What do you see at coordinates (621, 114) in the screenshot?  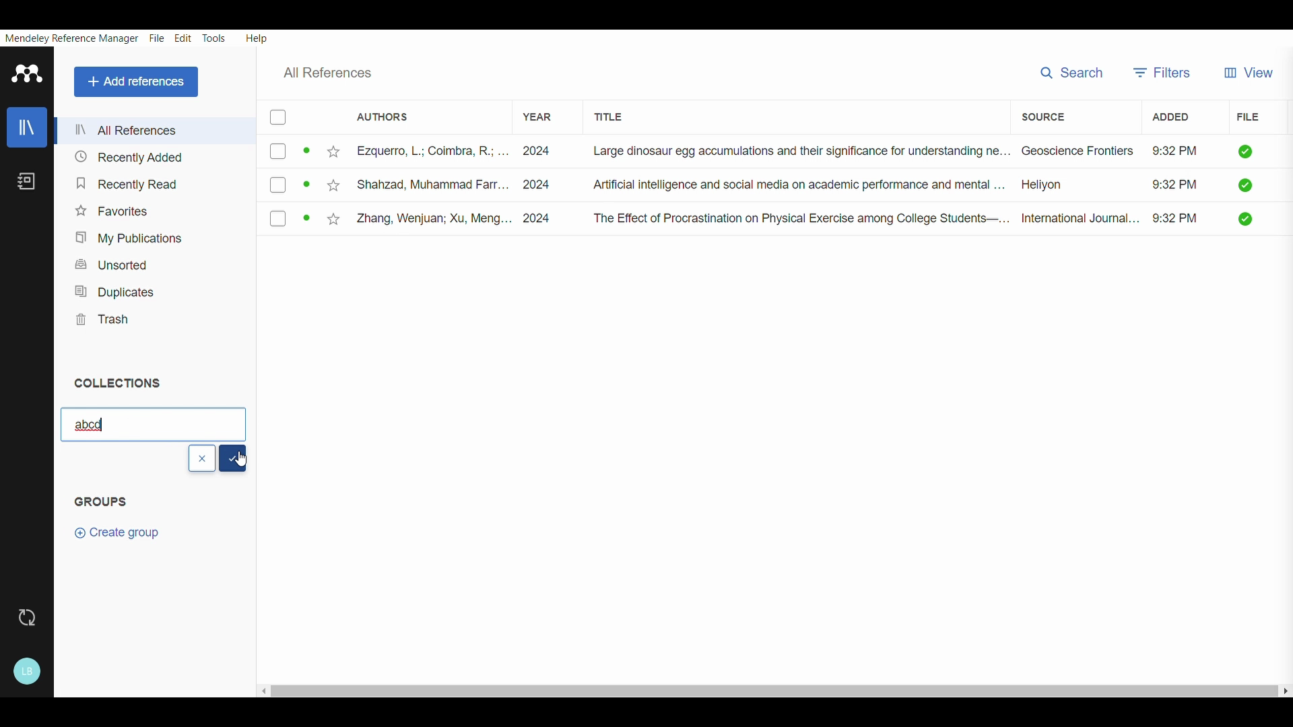 I see `TITLE` at bounding box center [621, 114].